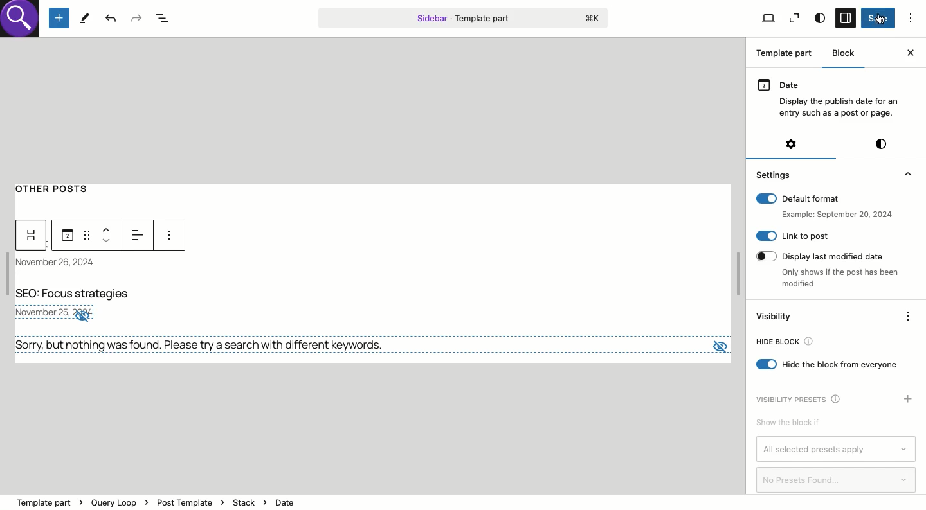  What do you see at coordinates (109, 234) in the screenshot?
I see `Move up down` at bounding box center [109, 234].